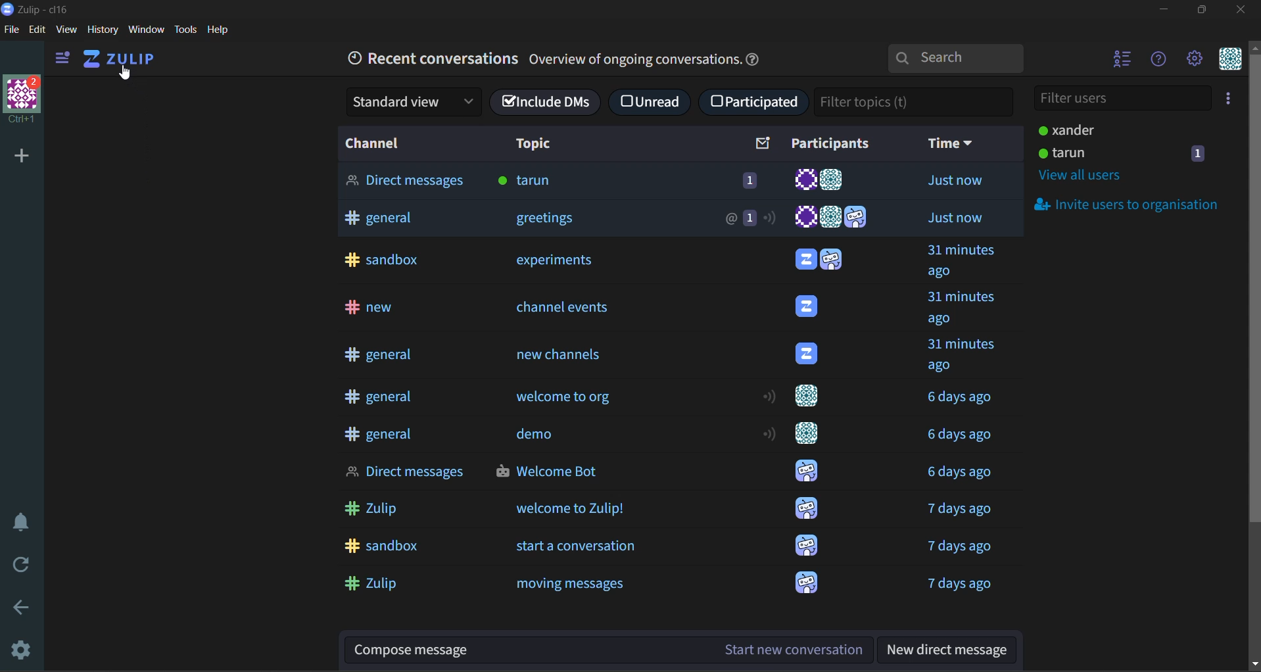 This screenshot has height=672, width=1261. I want to click on help, so click(753, 62).